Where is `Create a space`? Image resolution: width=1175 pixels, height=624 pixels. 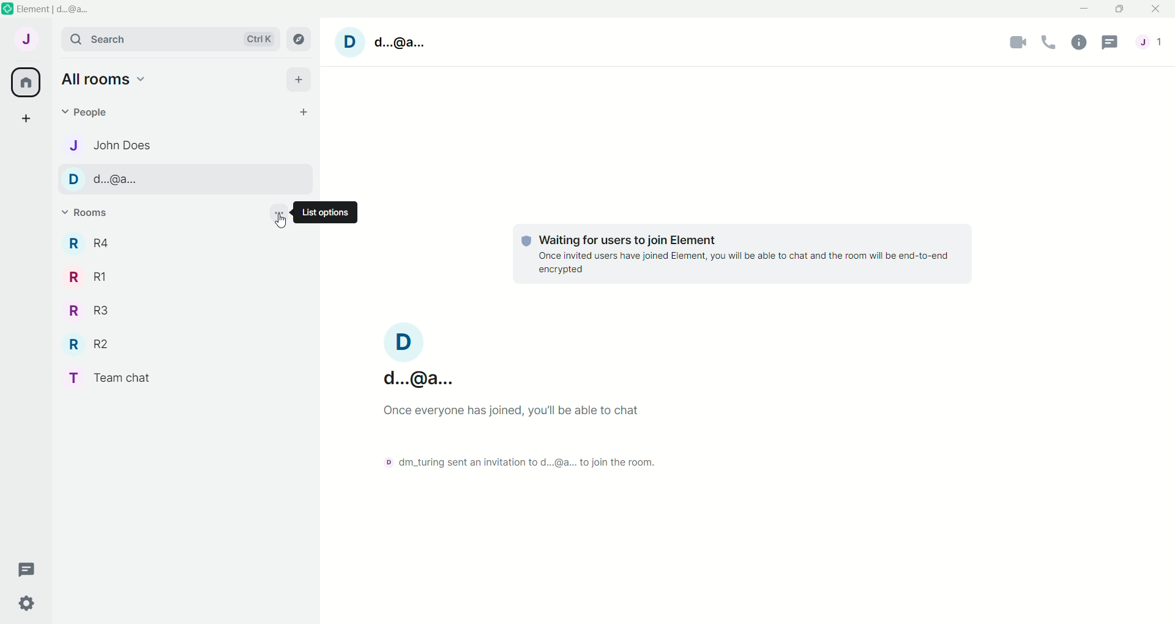 Create a space is located at coordinates (28, 117).